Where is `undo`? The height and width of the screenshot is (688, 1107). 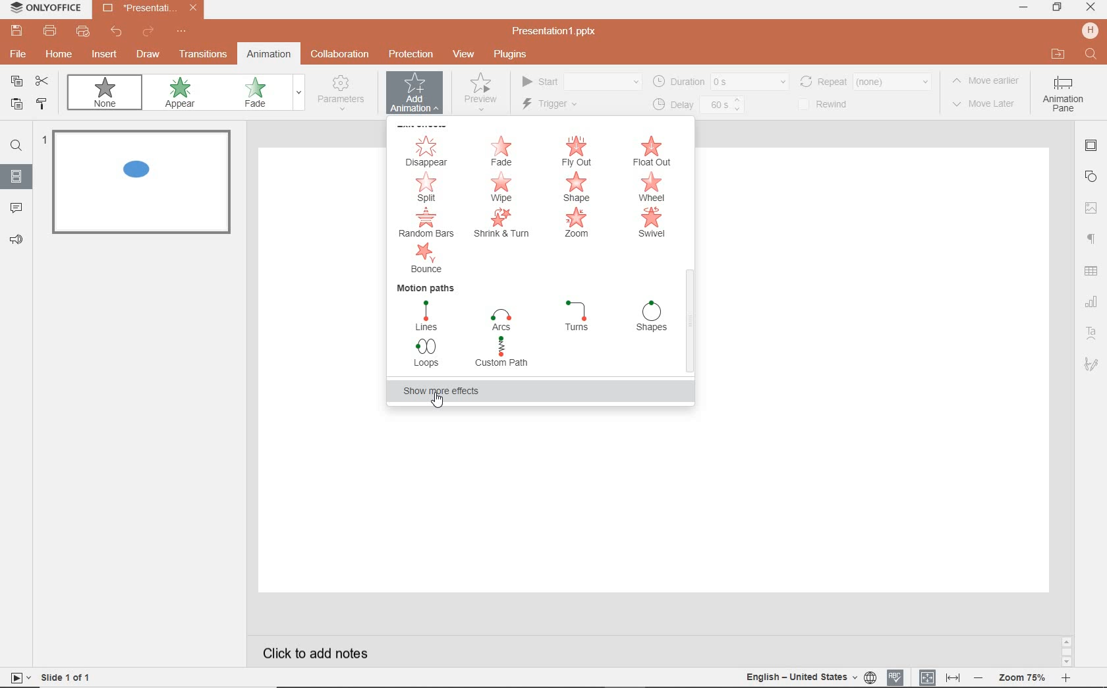
undo is located at coordinates (117, 34).